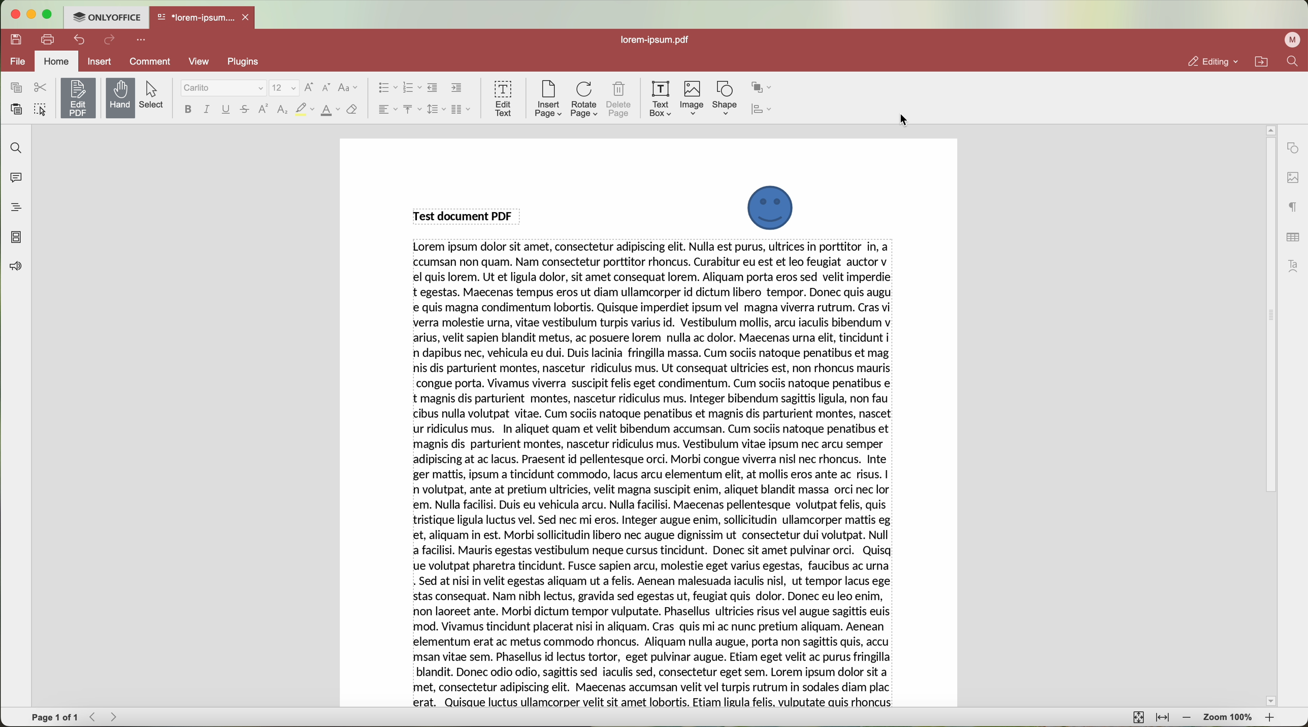  I want to click on edit PDF, so click(80, 96).